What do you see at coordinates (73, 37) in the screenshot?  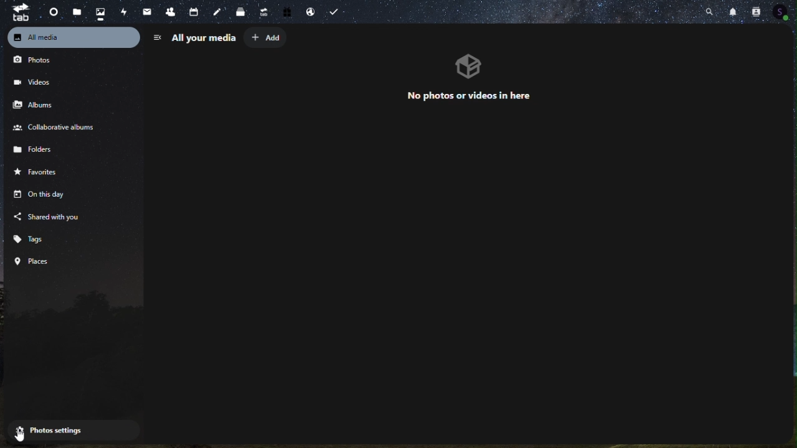 I see `All media ` at bounding box center [73, 37].